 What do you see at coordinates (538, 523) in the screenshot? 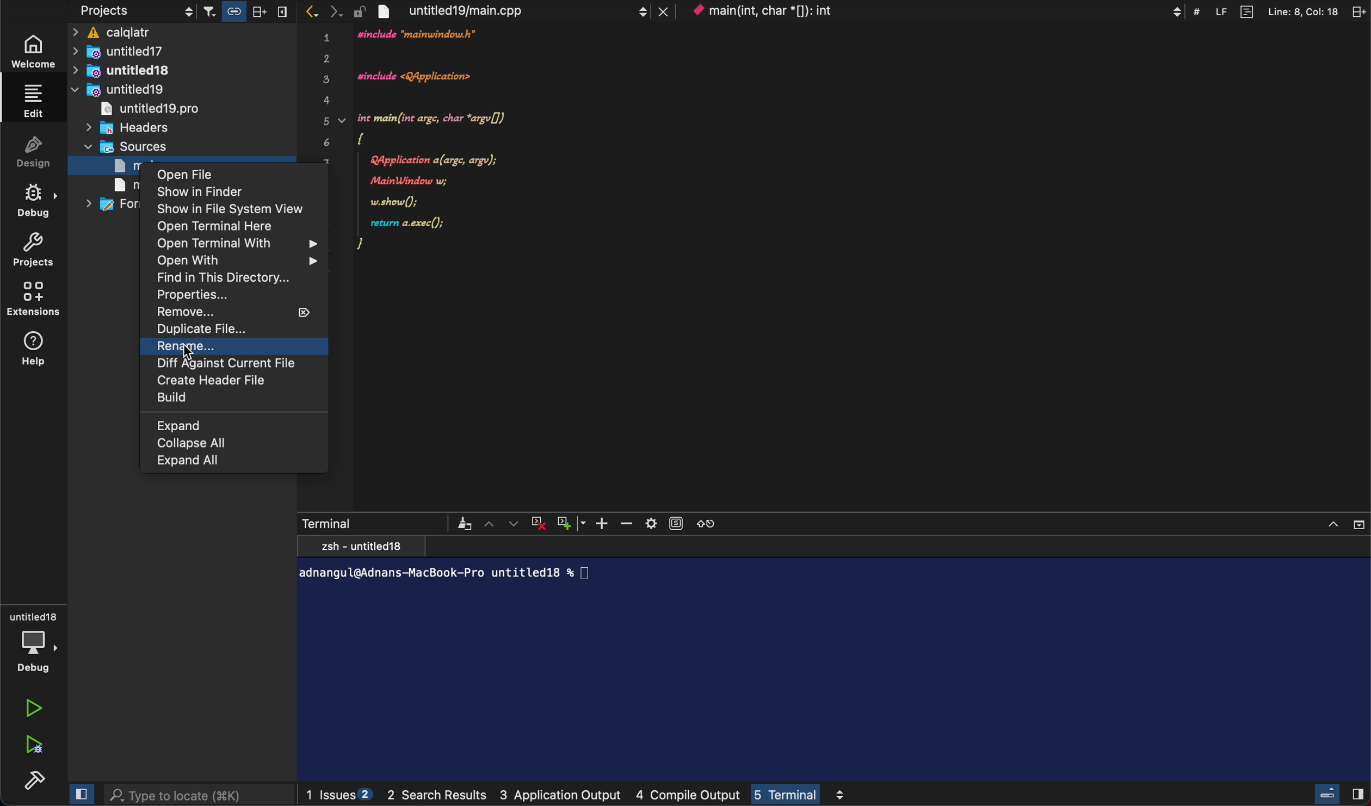
I see `Close Terminal` at bounding box center [538, 523].